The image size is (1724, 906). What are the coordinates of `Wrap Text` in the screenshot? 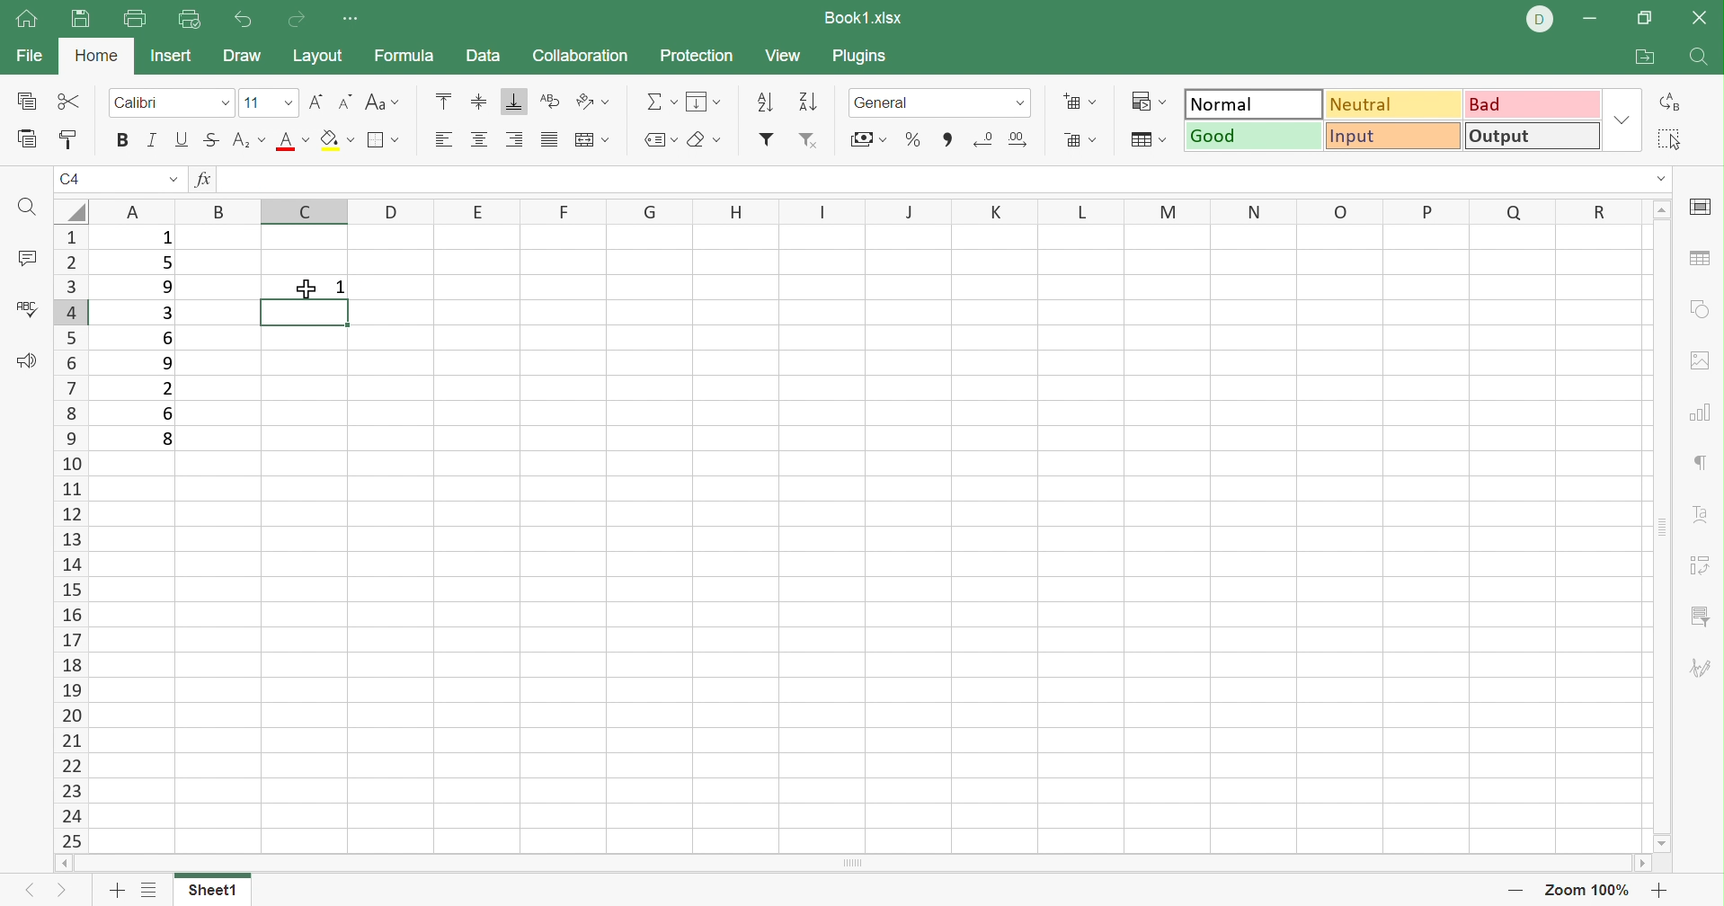 It's located at (550, 101).